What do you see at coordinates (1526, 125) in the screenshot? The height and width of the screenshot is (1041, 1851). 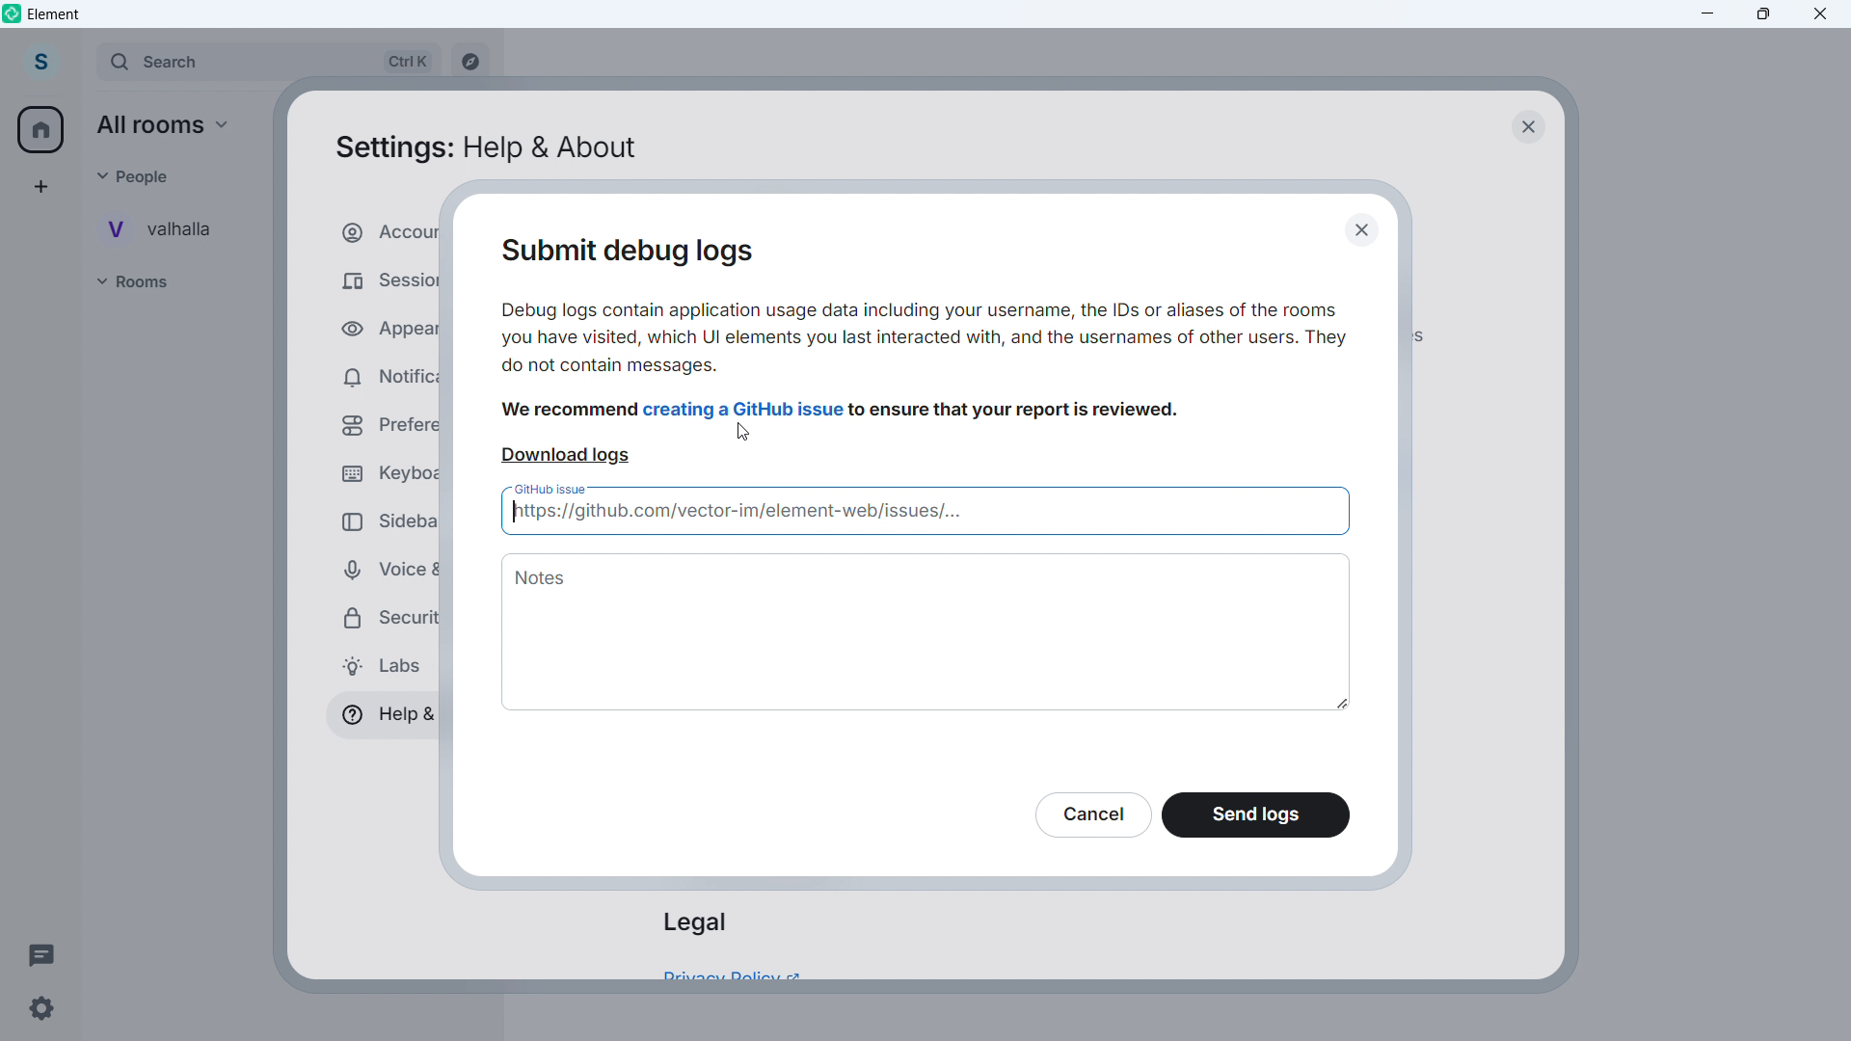 I see `Close dialogue box ` at bounding box center [1526, 125].